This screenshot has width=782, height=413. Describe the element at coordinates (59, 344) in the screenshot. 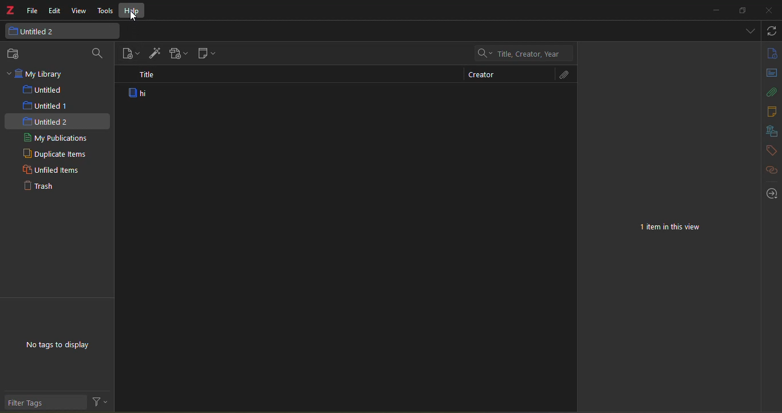

I see `no tags to display` at that location.